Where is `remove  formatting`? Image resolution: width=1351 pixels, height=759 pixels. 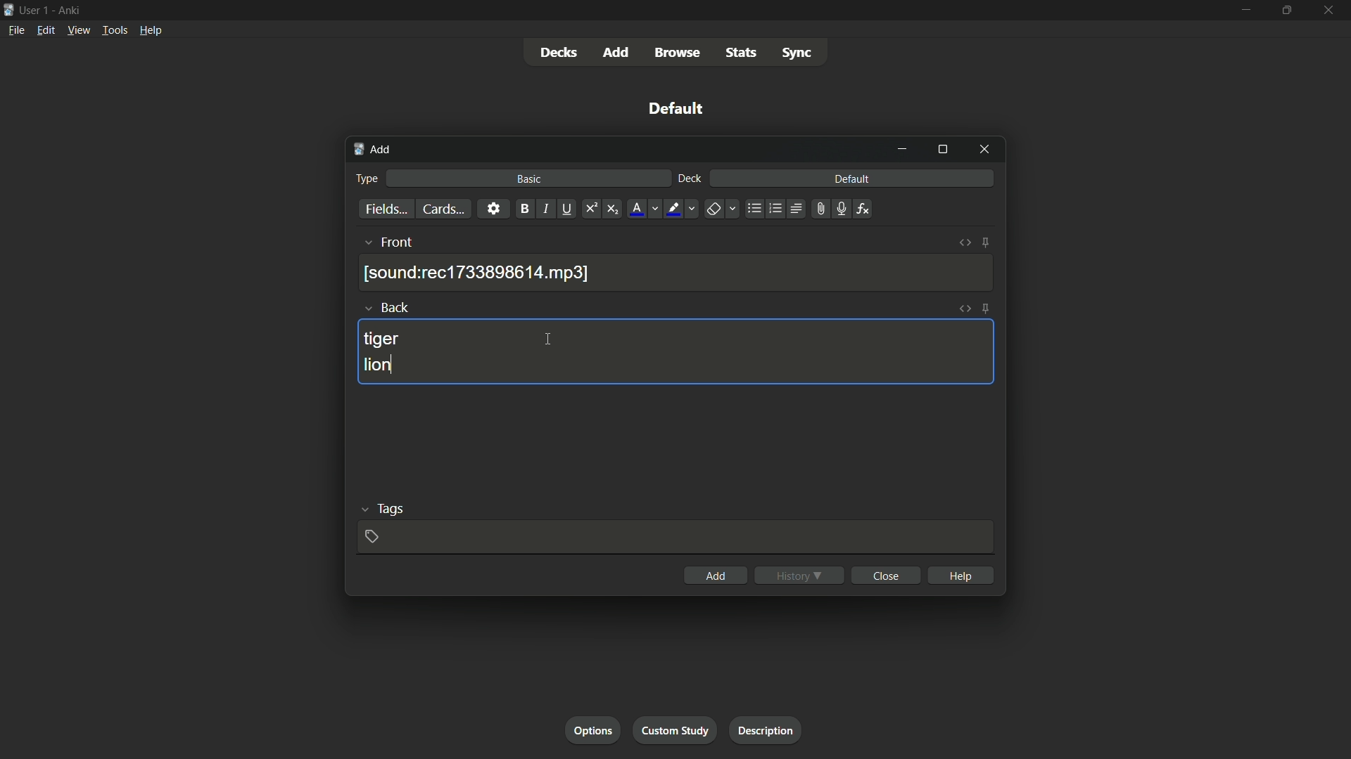 remove  formatting is located at coordinates (713, 209).